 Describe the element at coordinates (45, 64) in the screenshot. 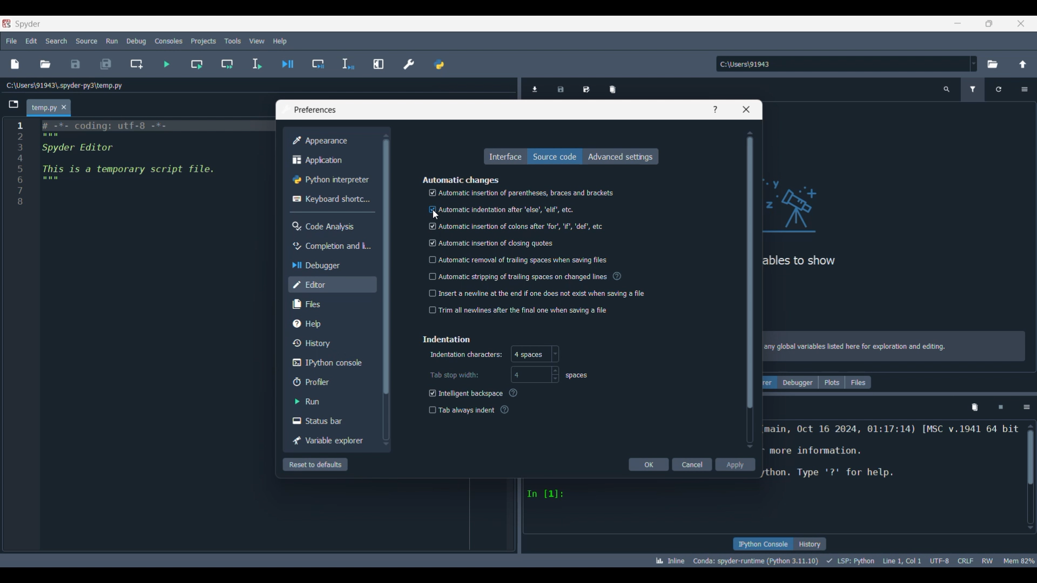

I see `Open file` at that location.